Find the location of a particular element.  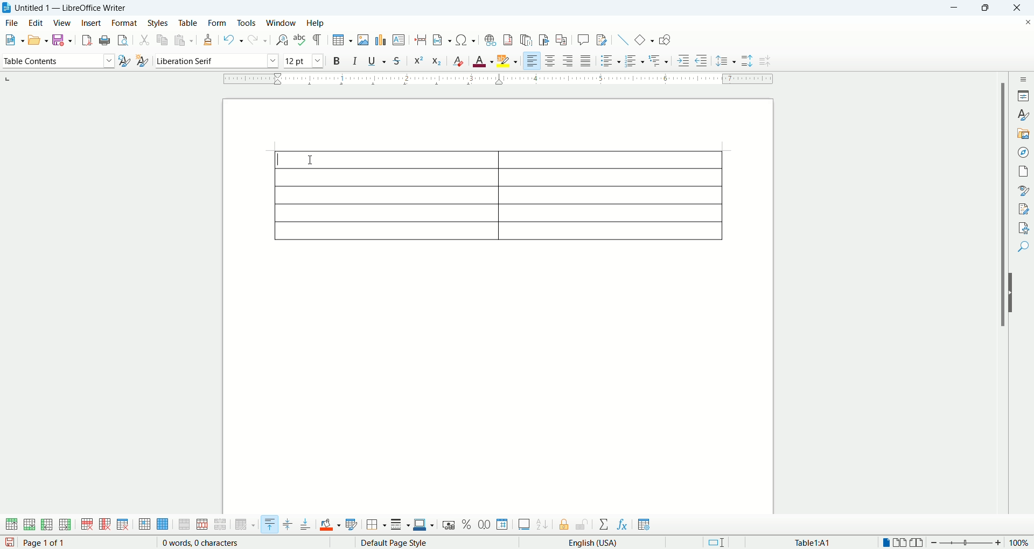

insert page break is located at coordinates (423, 39).